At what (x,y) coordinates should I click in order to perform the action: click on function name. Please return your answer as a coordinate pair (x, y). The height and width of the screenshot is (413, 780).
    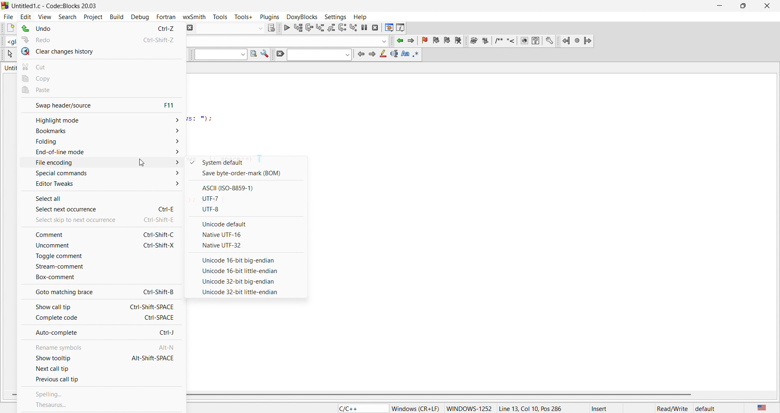
    Looking at the image, I should click on (290, 41).